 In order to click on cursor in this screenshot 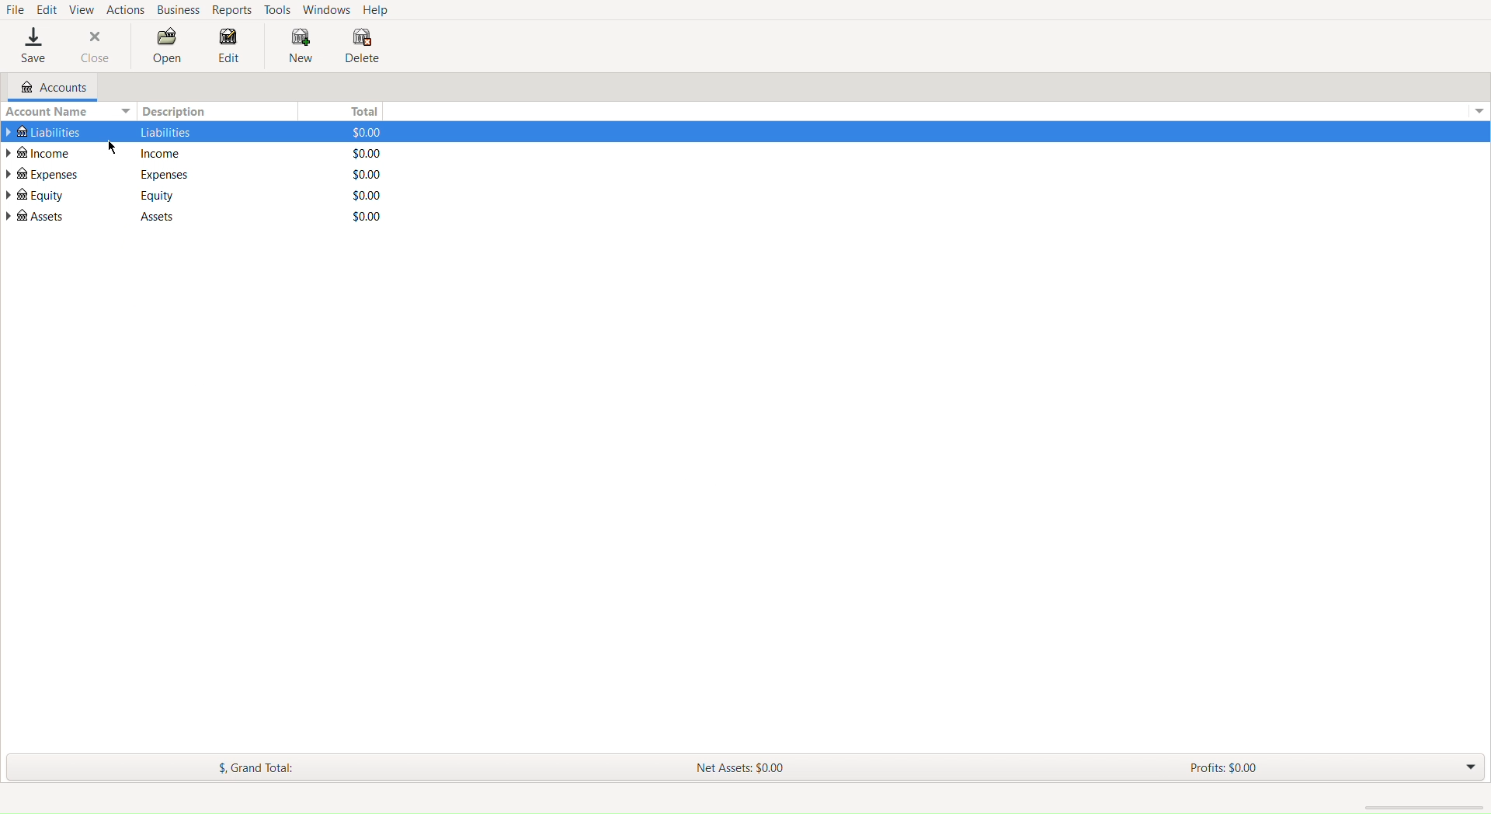, I will do `click(113, 147)`.